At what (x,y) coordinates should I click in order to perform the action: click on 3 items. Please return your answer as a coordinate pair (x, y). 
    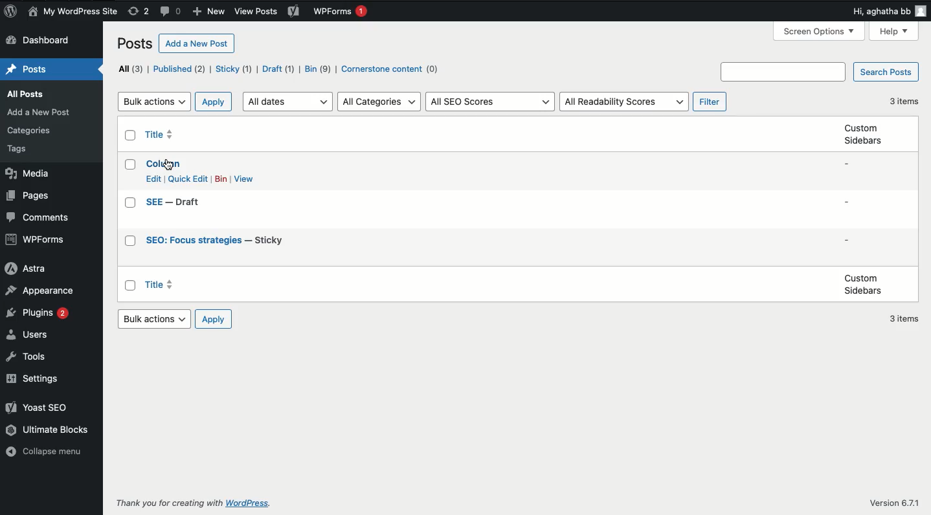
    Looking at the image, I should click on (906, 320).